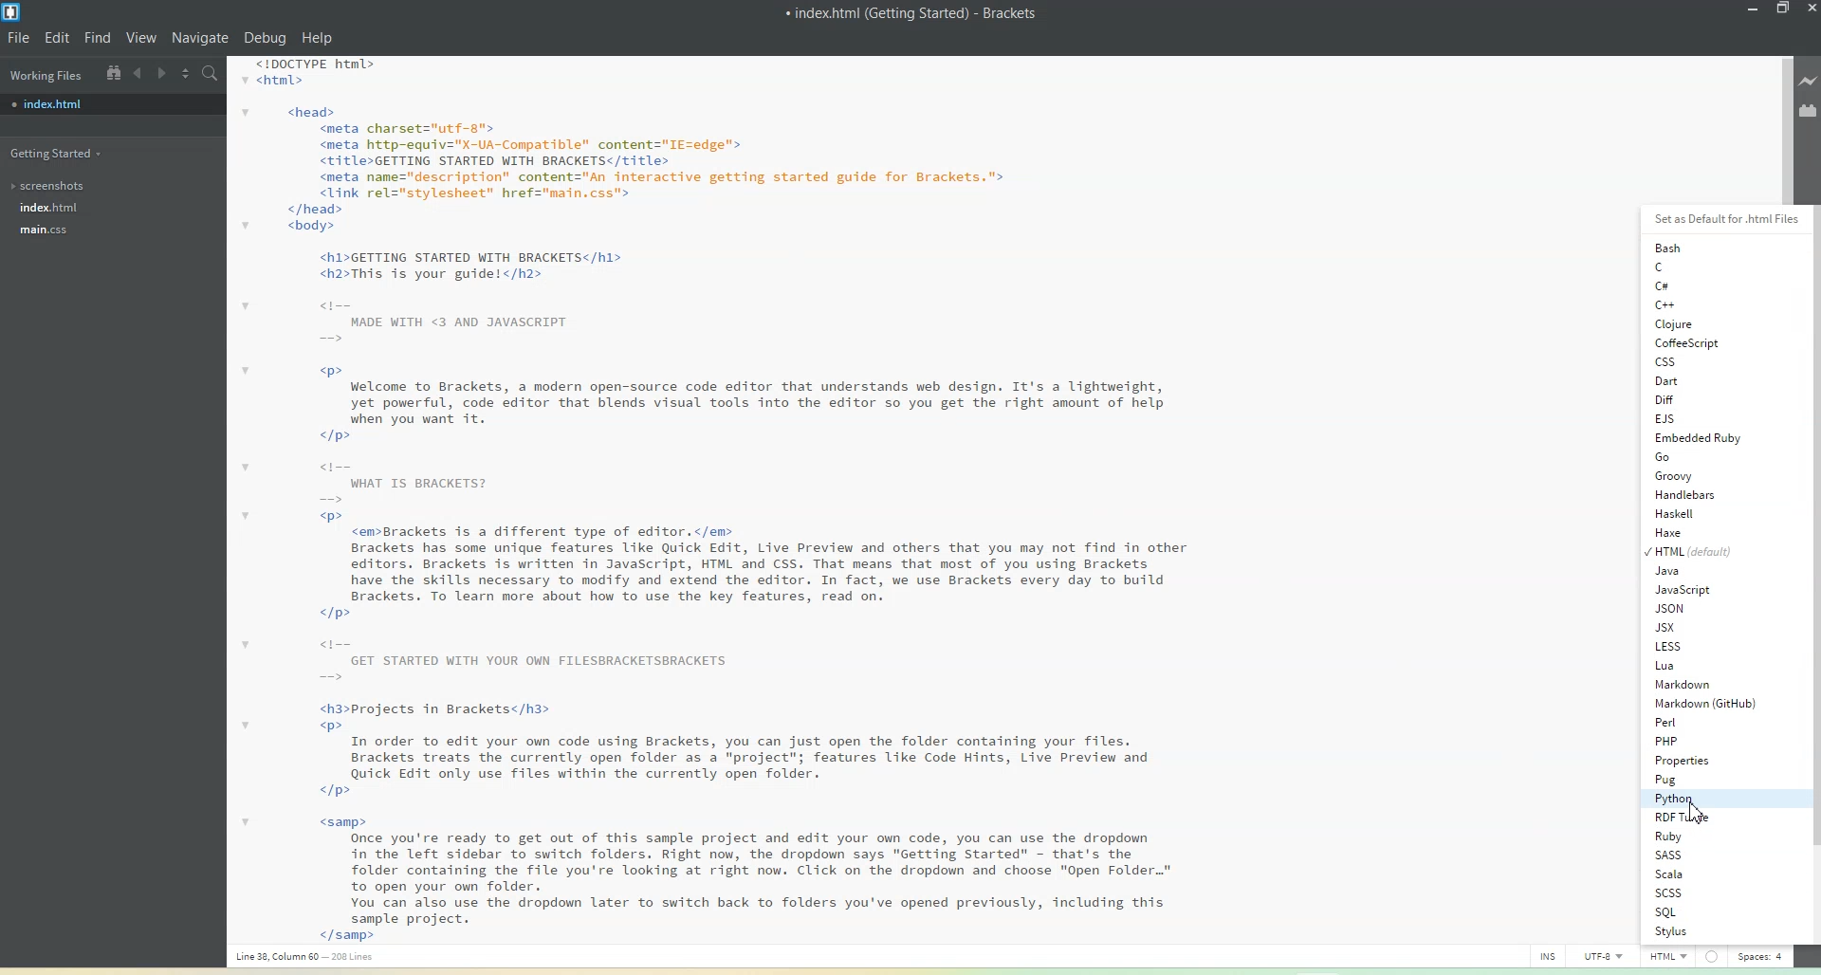 The height and width of the screenshot is (975, 1821). Describe the element at coordinates (1689, 247) in the screenshot. I see `Bash` at that location.